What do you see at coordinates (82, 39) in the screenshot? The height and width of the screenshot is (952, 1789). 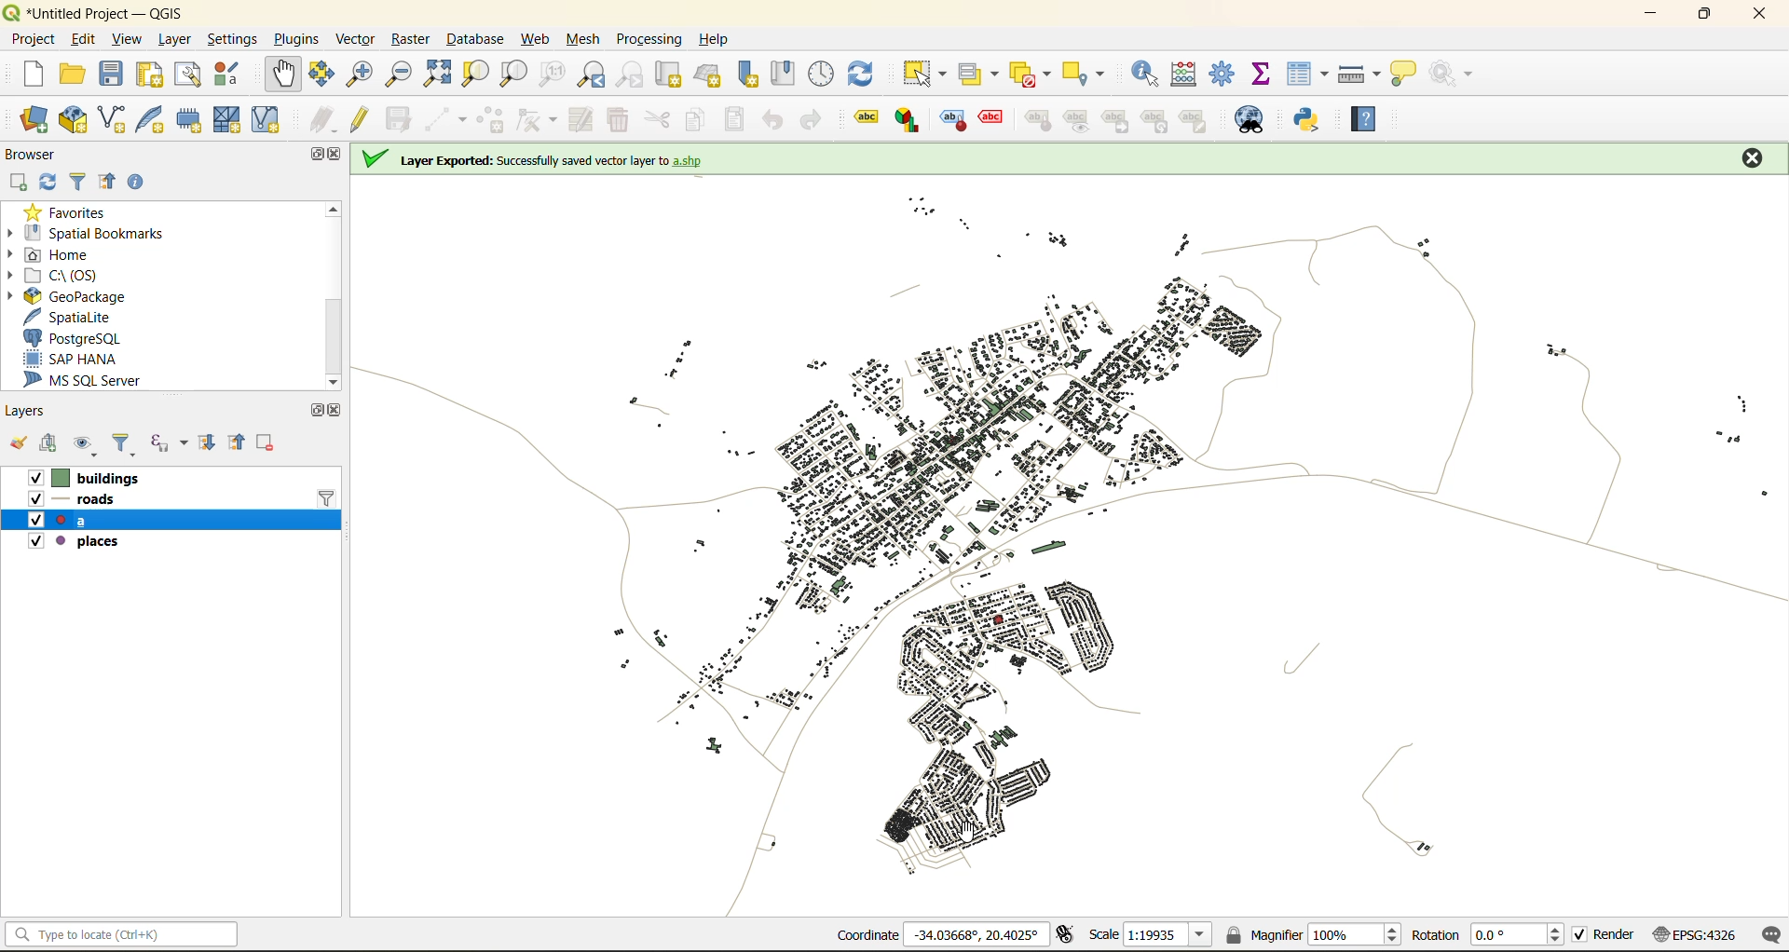 I see `edit` at bounding box center [82, 39].